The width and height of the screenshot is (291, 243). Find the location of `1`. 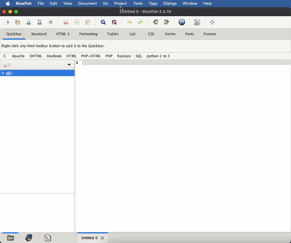

1 is located at coordinates (78, 62).